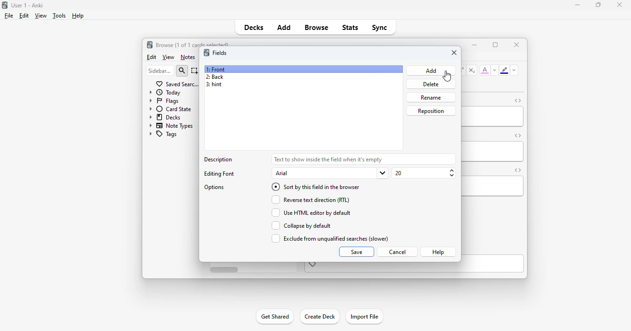  I want to click on arial, so click(330, 173).